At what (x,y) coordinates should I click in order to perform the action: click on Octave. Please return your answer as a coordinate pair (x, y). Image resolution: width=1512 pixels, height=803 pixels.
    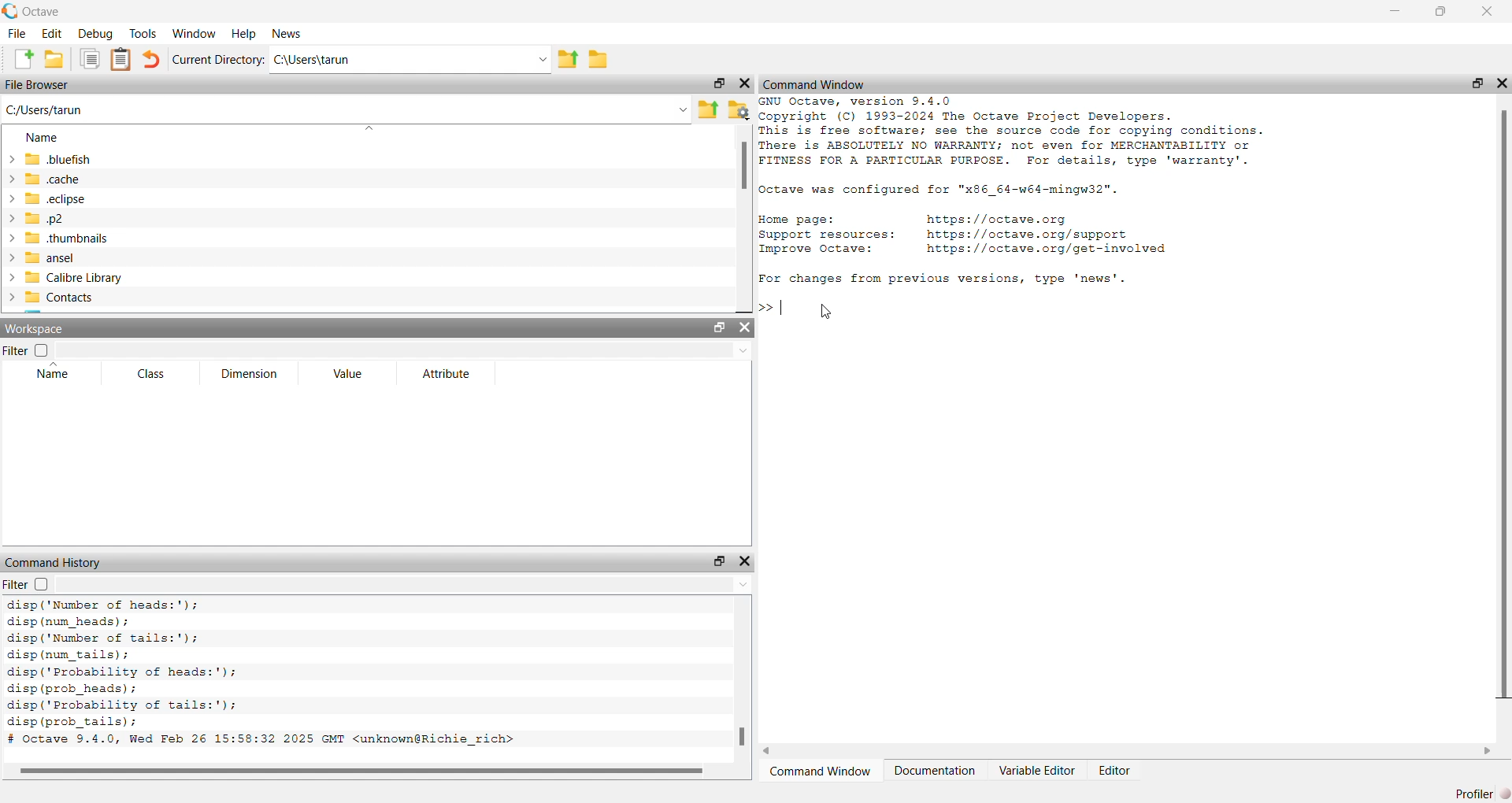
    Looking at the image, I should click on (42, 12).